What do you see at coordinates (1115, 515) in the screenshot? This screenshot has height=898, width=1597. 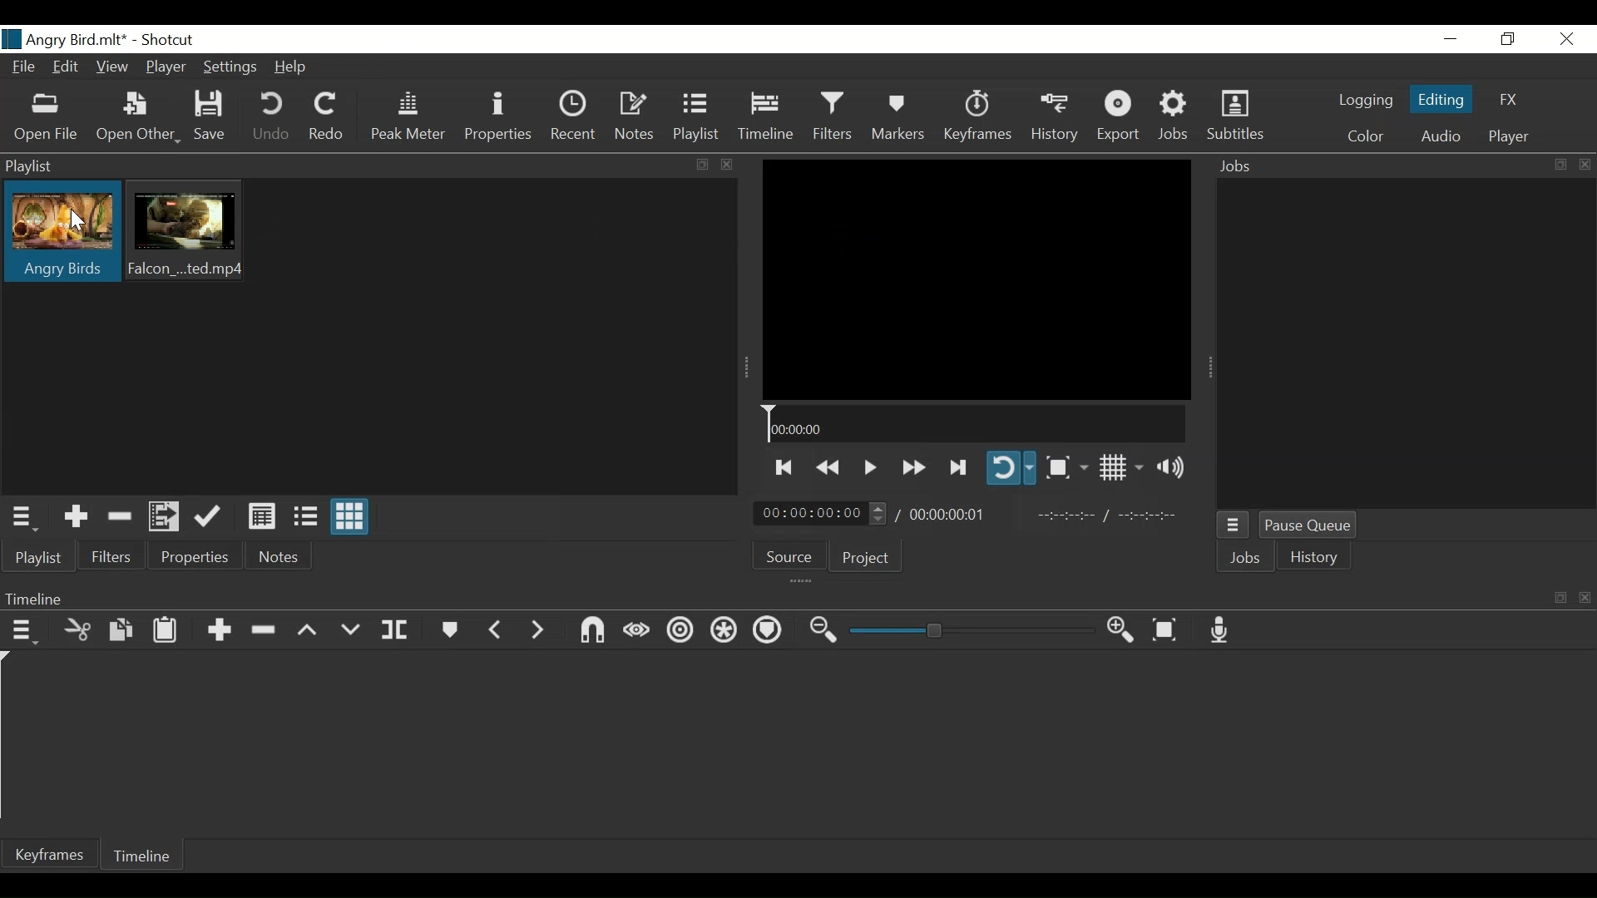 I see `In point` at bounding box center [1115, 515].